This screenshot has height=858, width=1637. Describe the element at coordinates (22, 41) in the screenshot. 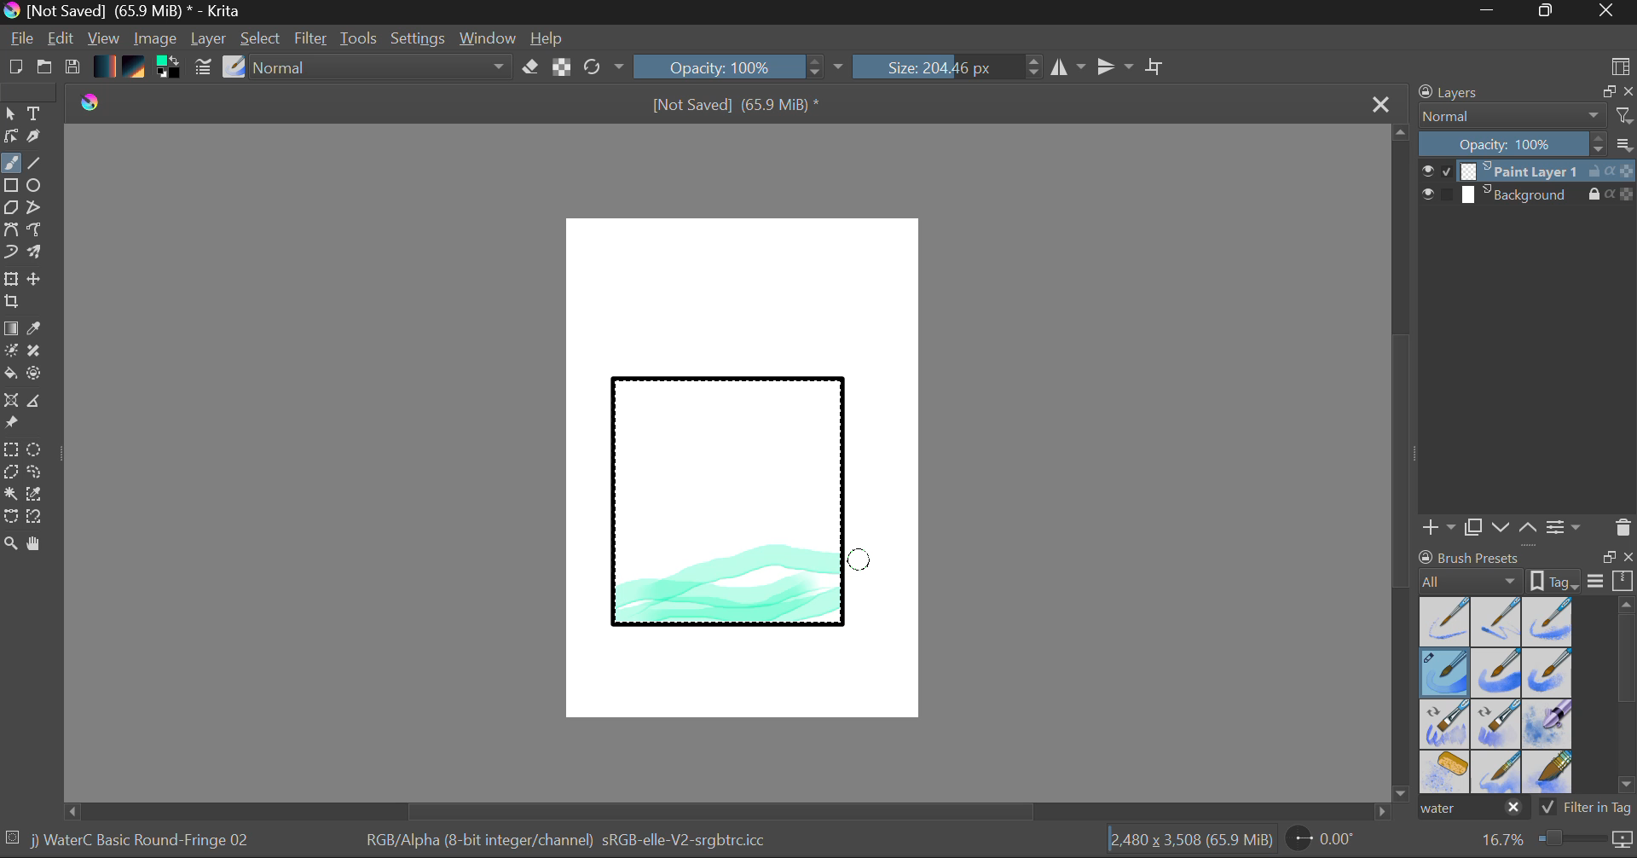

I see `File` at that location.